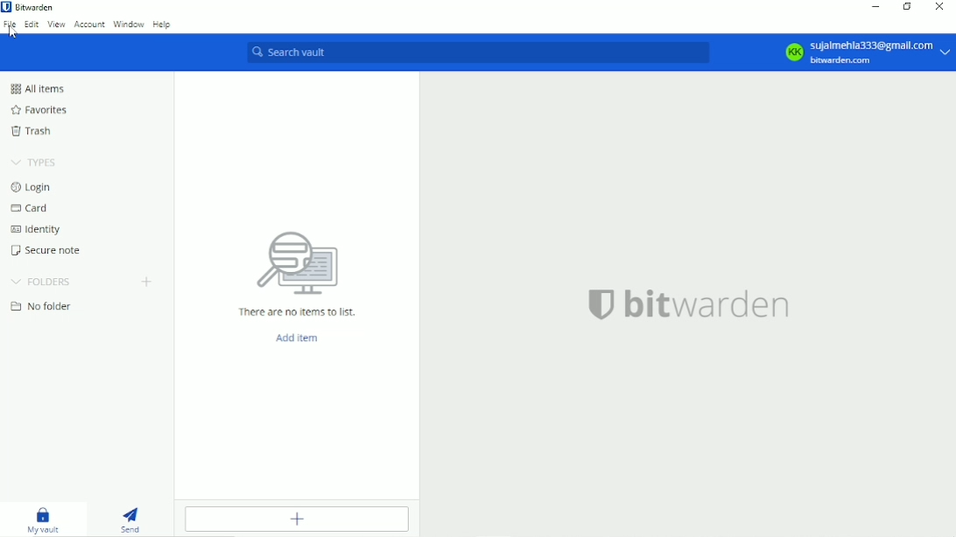  What do you see at coordinates (38, 229) in the screenshot?
I see `Identity` at bounding box center [38, 229].